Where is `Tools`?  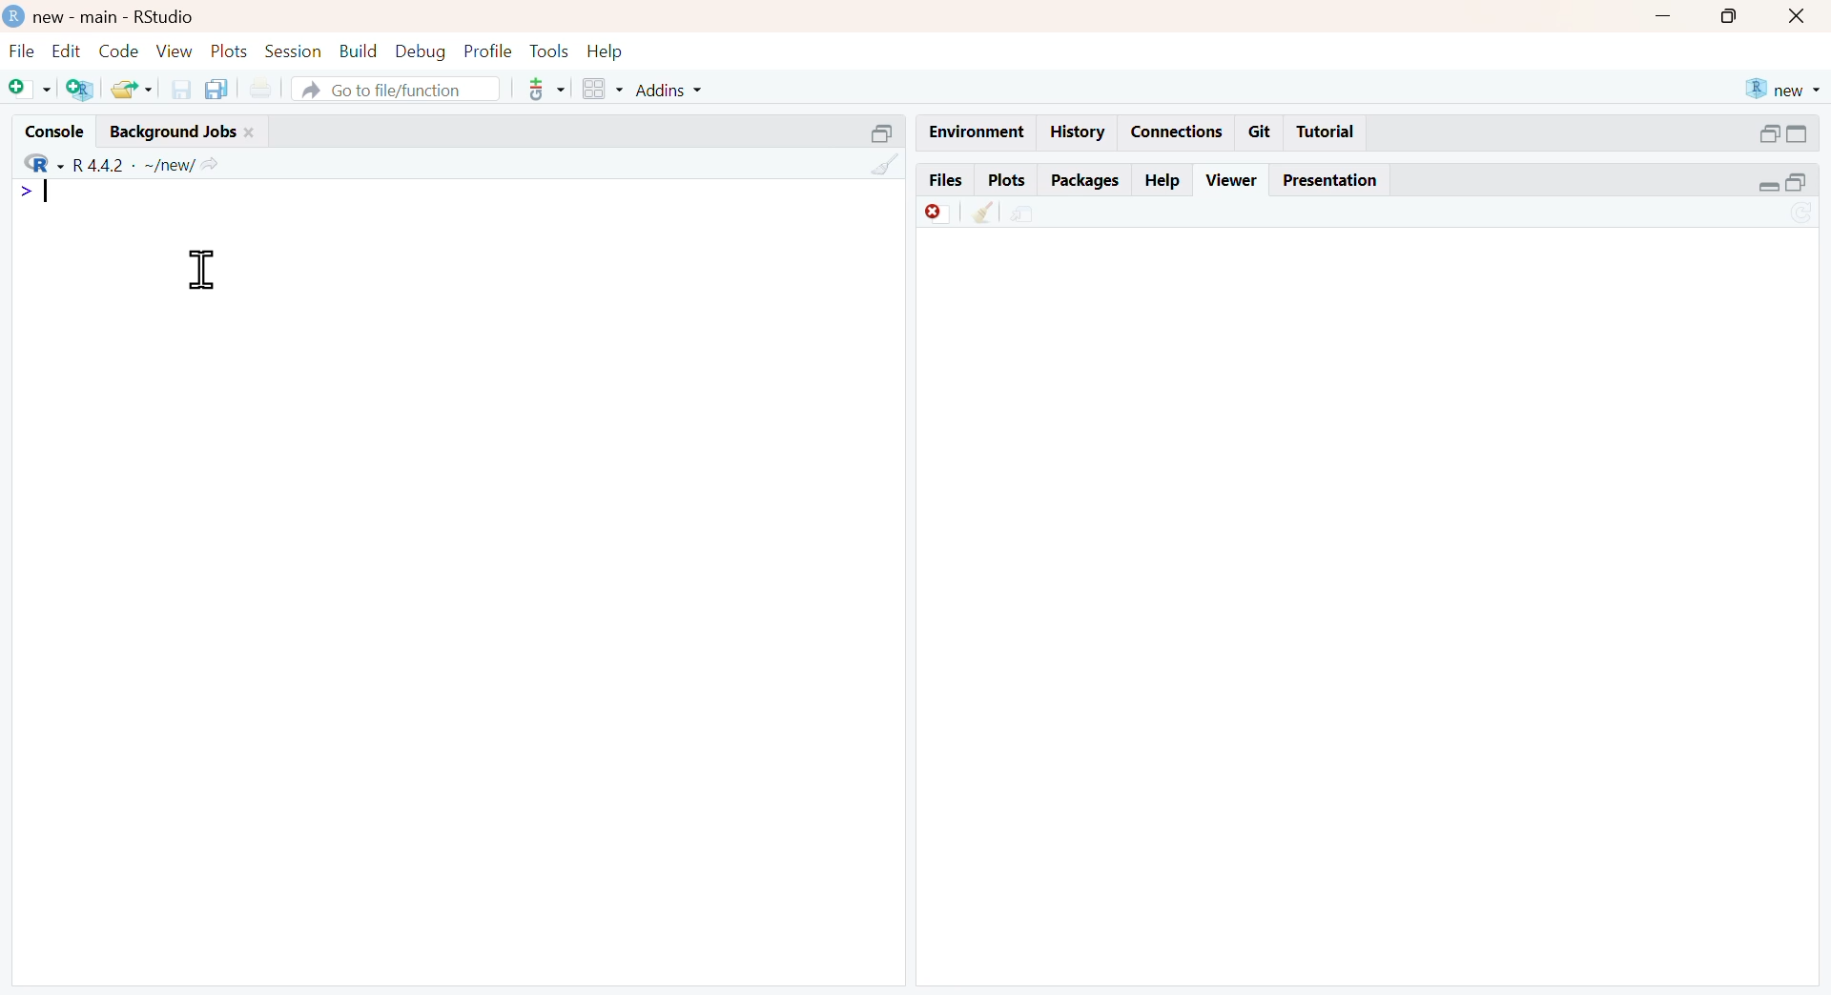 Tools is located at coordinates (545, 50).